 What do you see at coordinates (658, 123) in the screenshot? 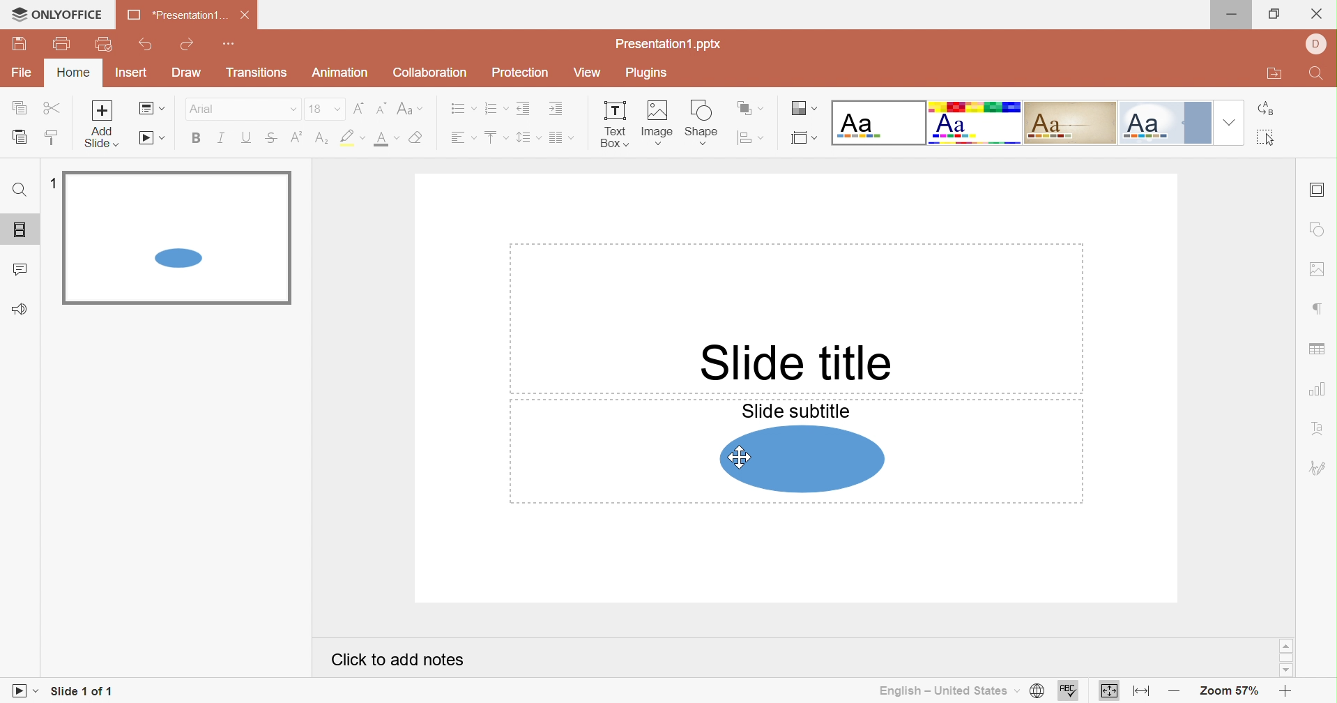
I see `Image` at bounding box center [658, 123].